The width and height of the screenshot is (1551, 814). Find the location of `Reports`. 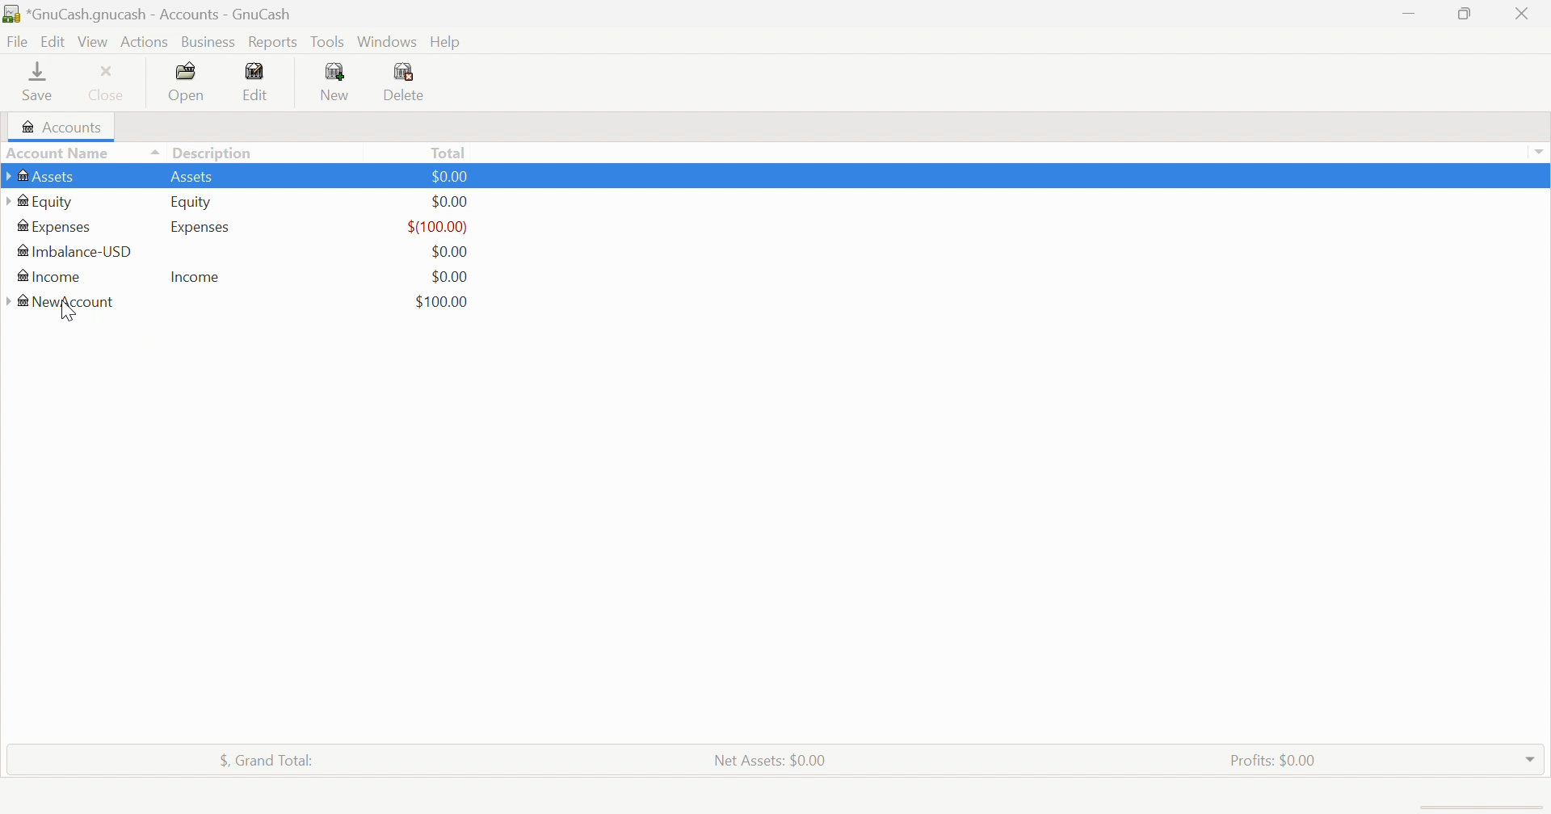

Reports is located at coordinates (273, 43).